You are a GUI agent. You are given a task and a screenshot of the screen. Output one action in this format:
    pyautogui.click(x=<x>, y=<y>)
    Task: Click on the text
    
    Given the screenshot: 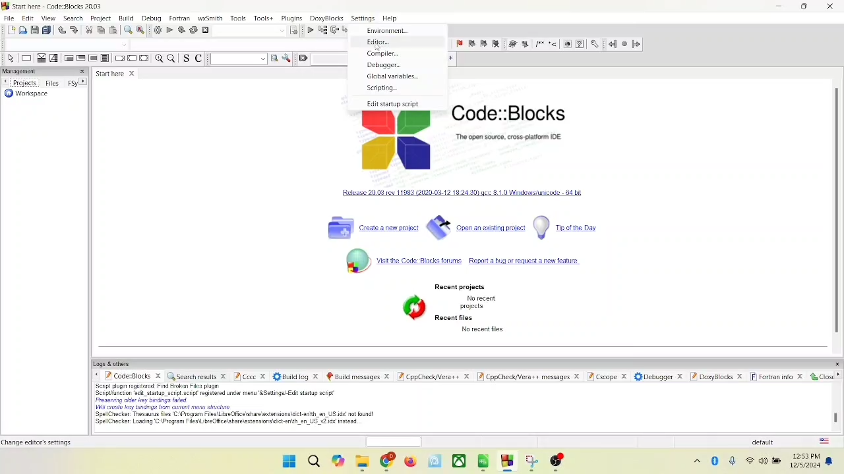 What is the action you would take?
    pyautogui.click(x=484, y=330)
    